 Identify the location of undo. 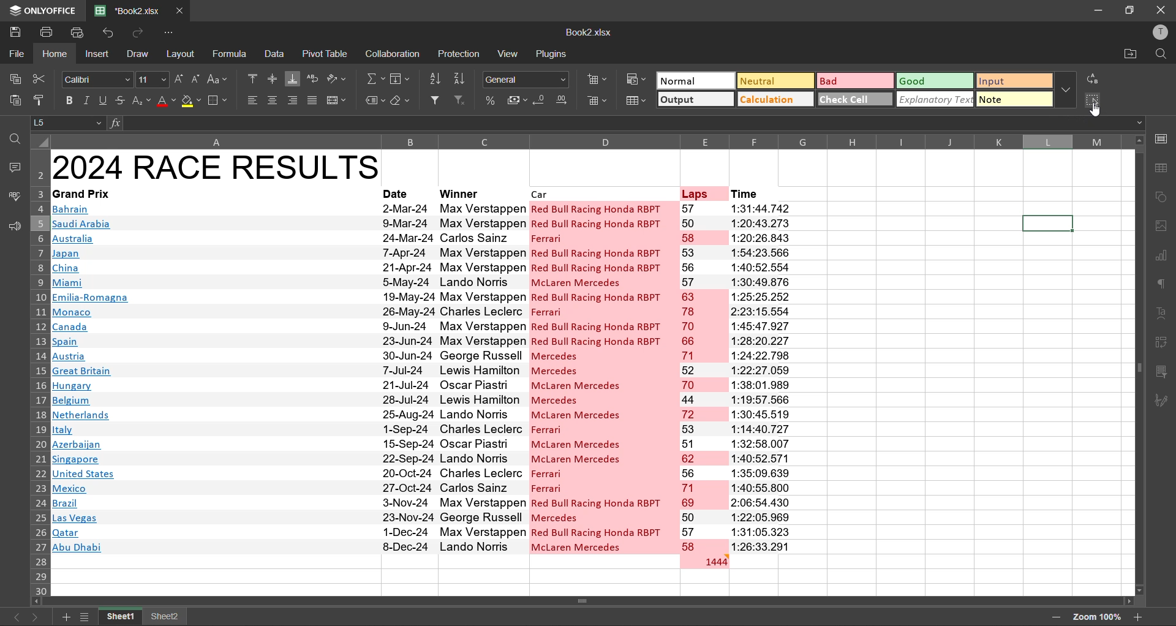
(110, 33).